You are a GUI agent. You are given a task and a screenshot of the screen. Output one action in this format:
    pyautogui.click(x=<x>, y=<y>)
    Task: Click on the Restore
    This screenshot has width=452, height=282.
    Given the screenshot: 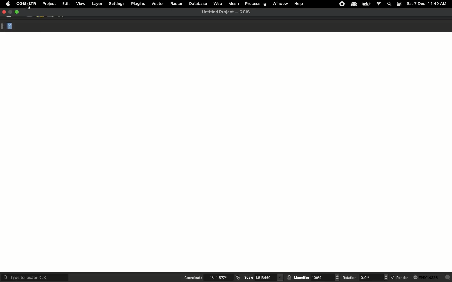 What is the action you would take?
    pyautogui.click(x=10, y=12)
    